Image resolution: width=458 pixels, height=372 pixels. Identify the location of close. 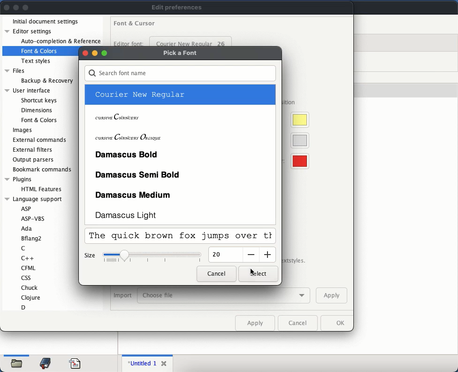
(84, 54).